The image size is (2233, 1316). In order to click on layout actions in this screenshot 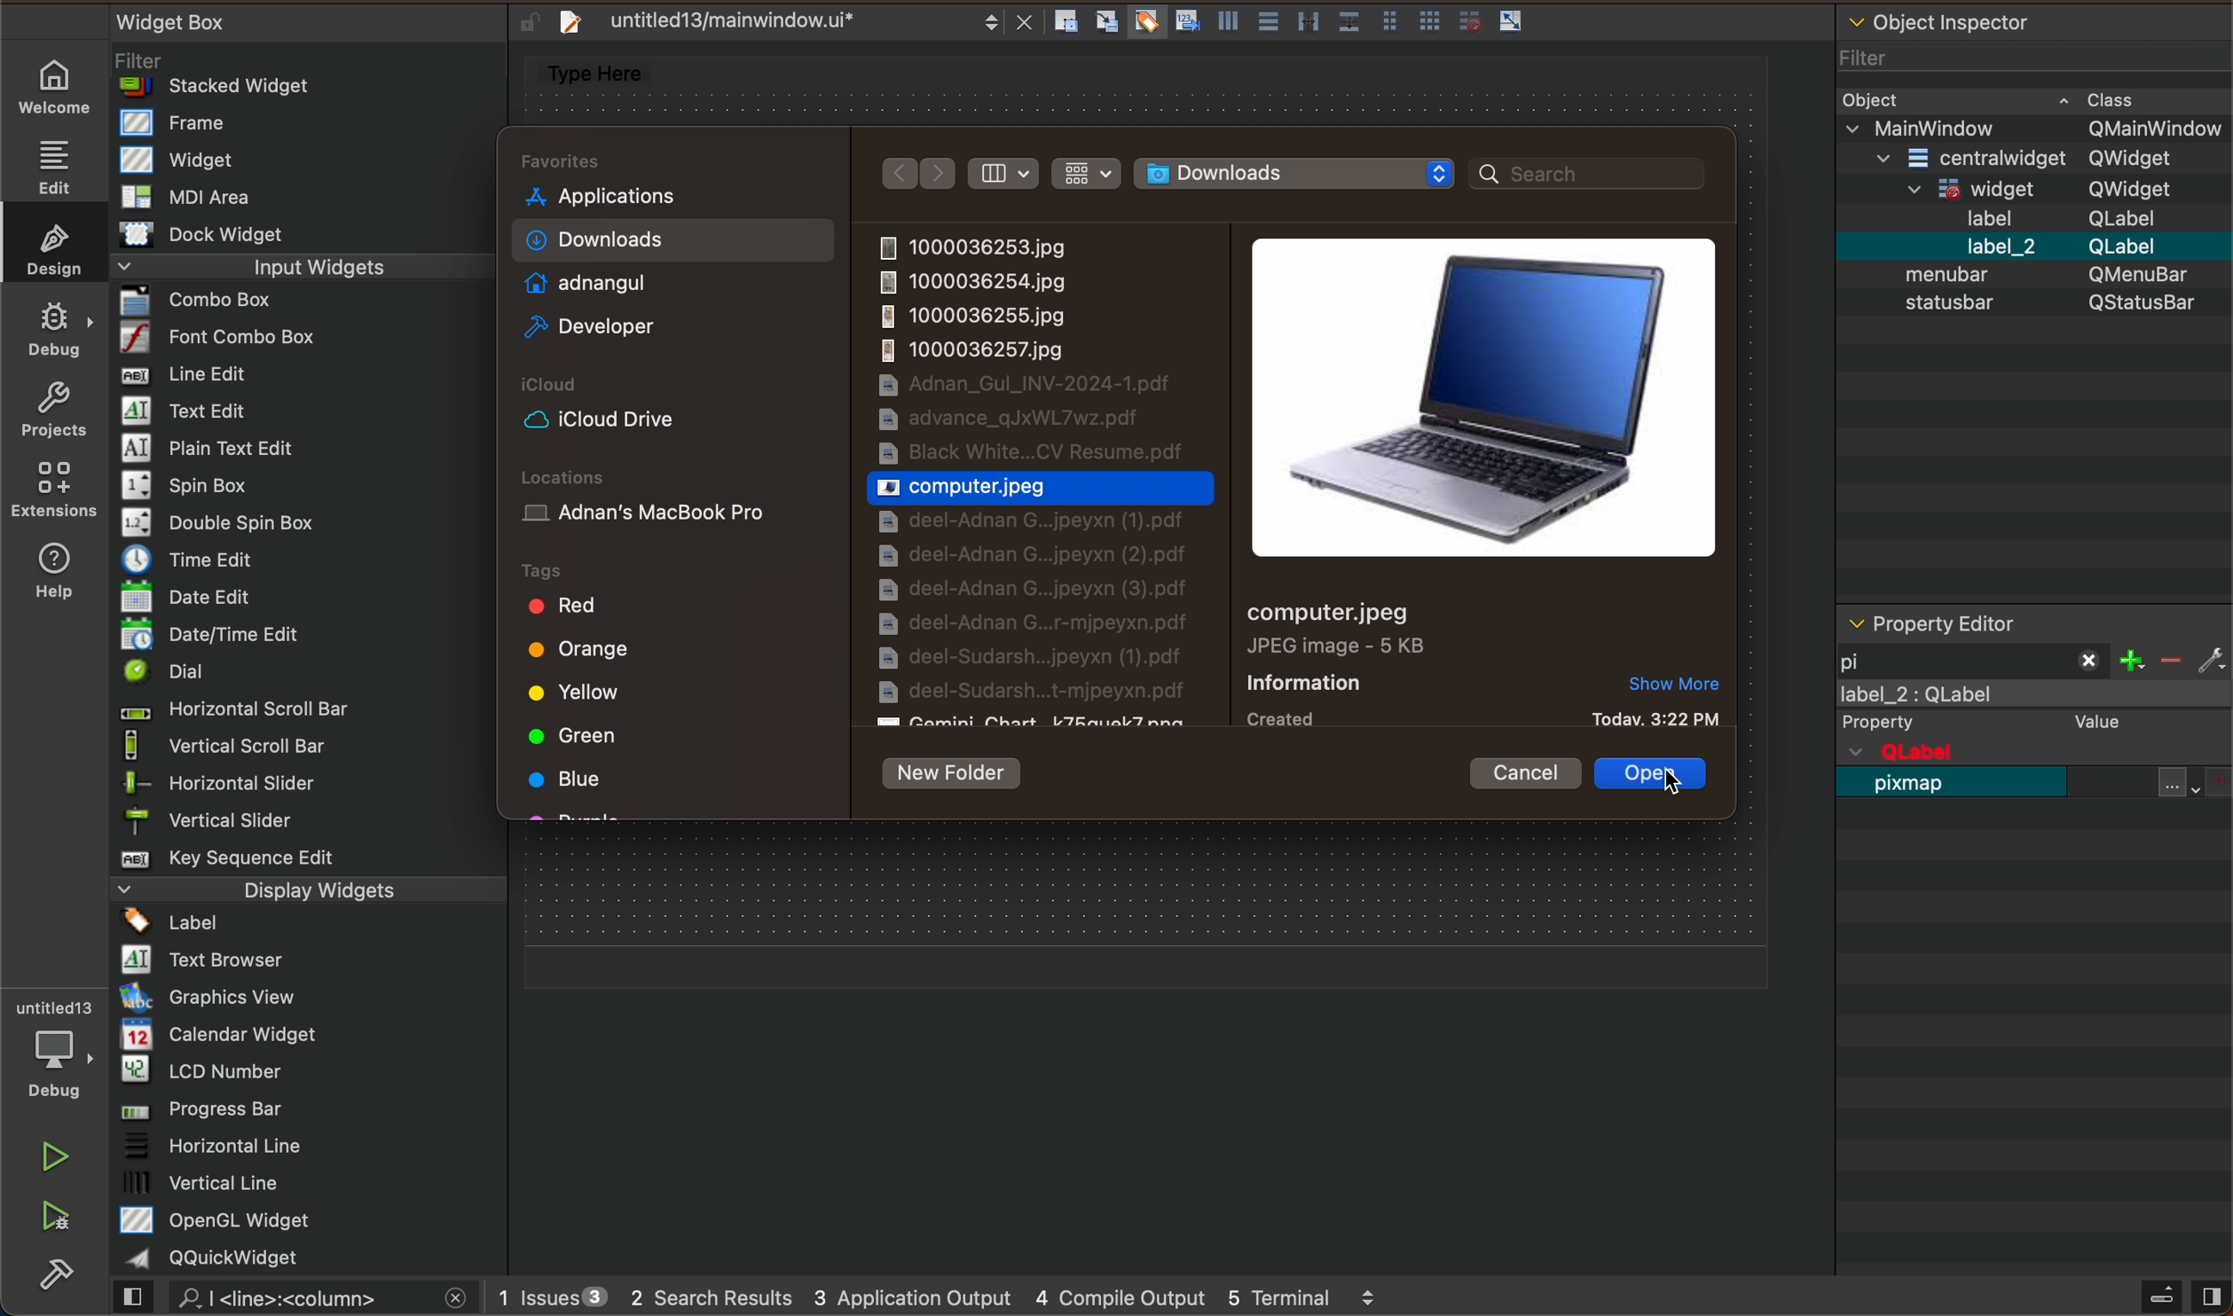, I will do `click(1297, 25)`.